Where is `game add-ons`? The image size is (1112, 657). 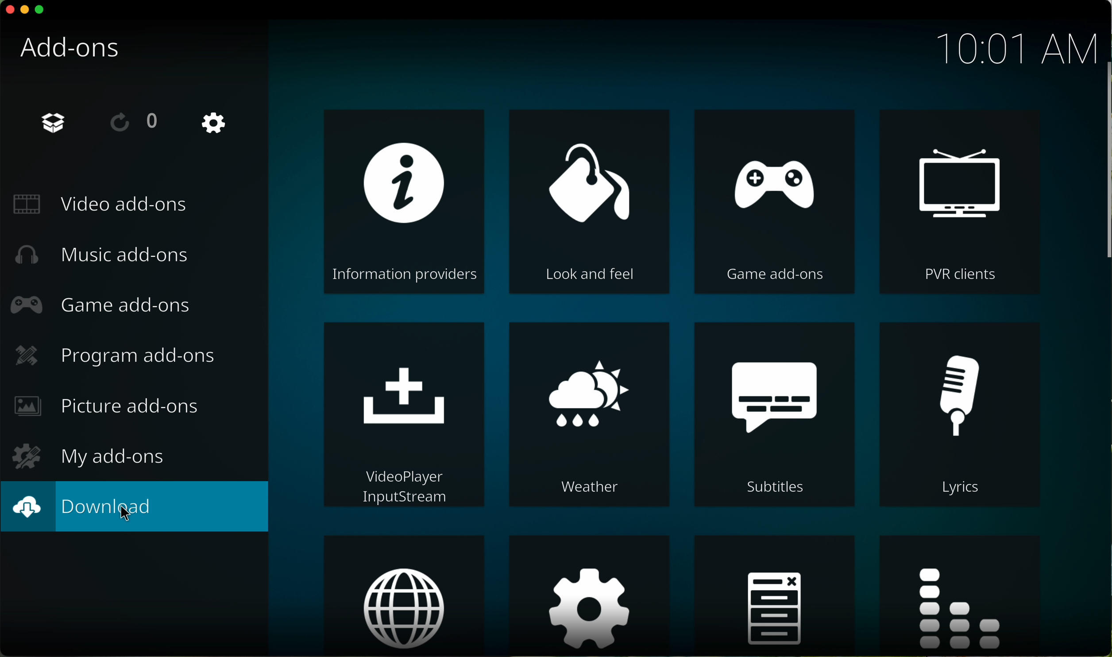
game add-ons is located at coordinates (774, 201).